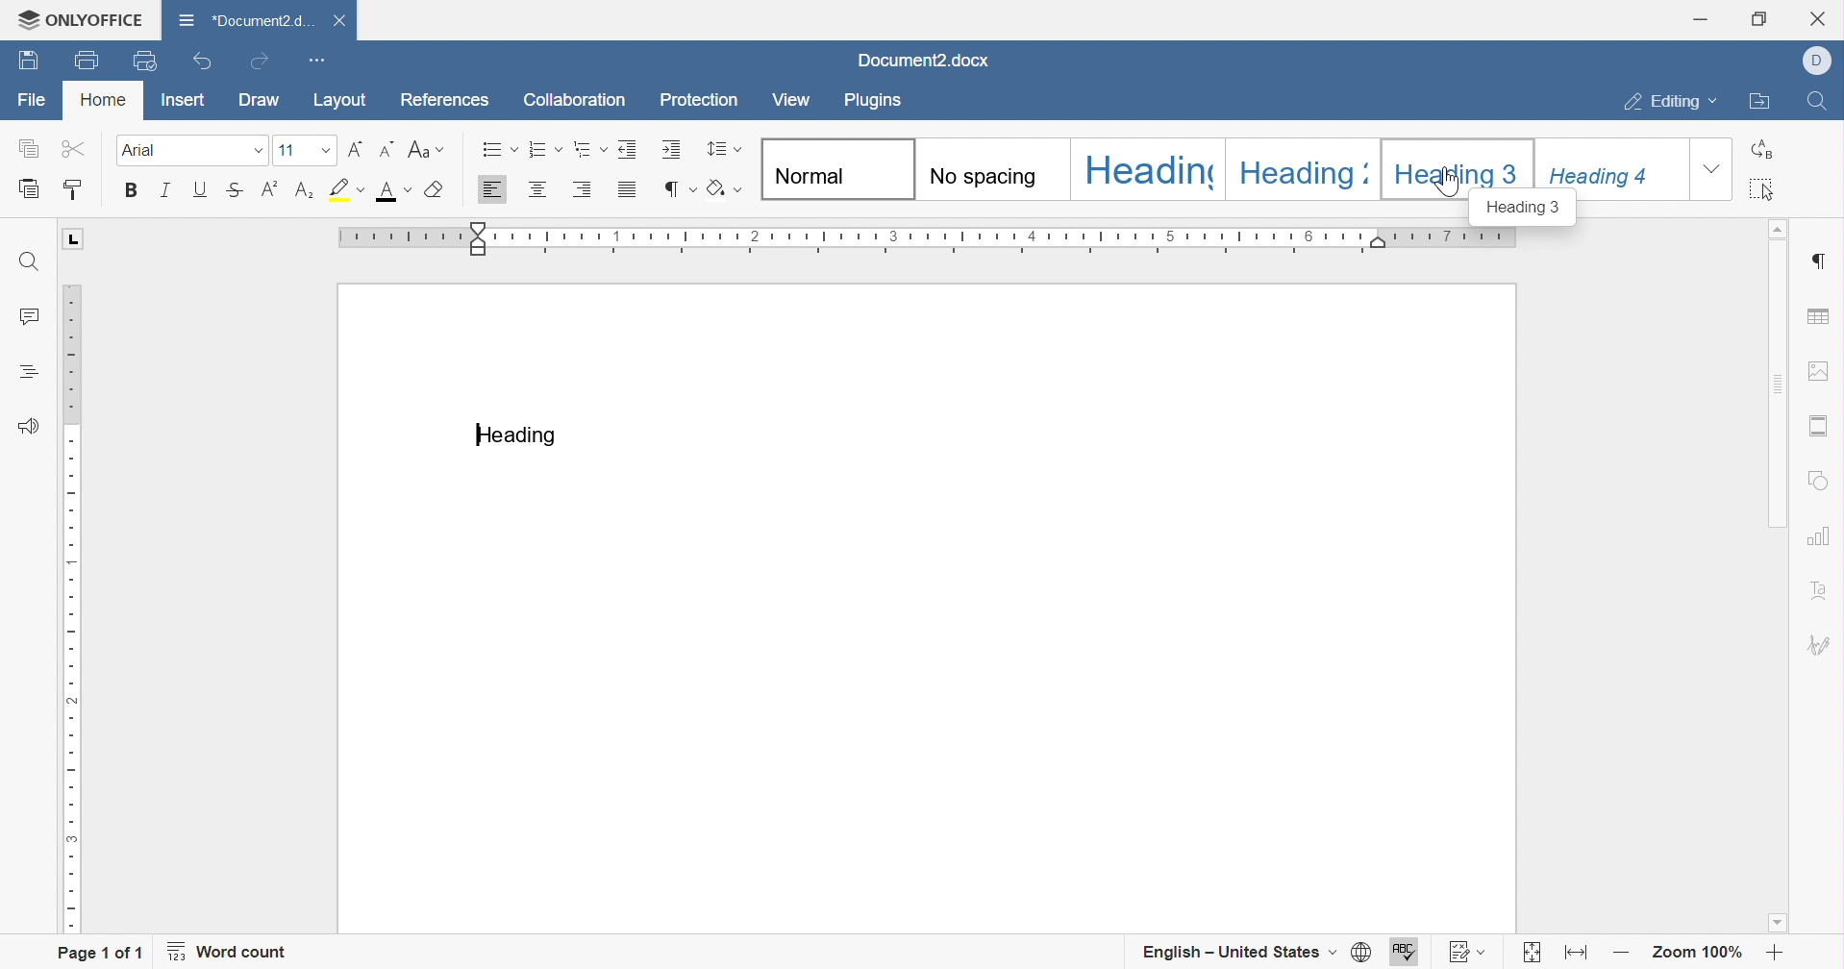  What do you see at coordinates (1823, 534) in the screenshot?
I see `Chart settings` at bounding box center [1823, 534].